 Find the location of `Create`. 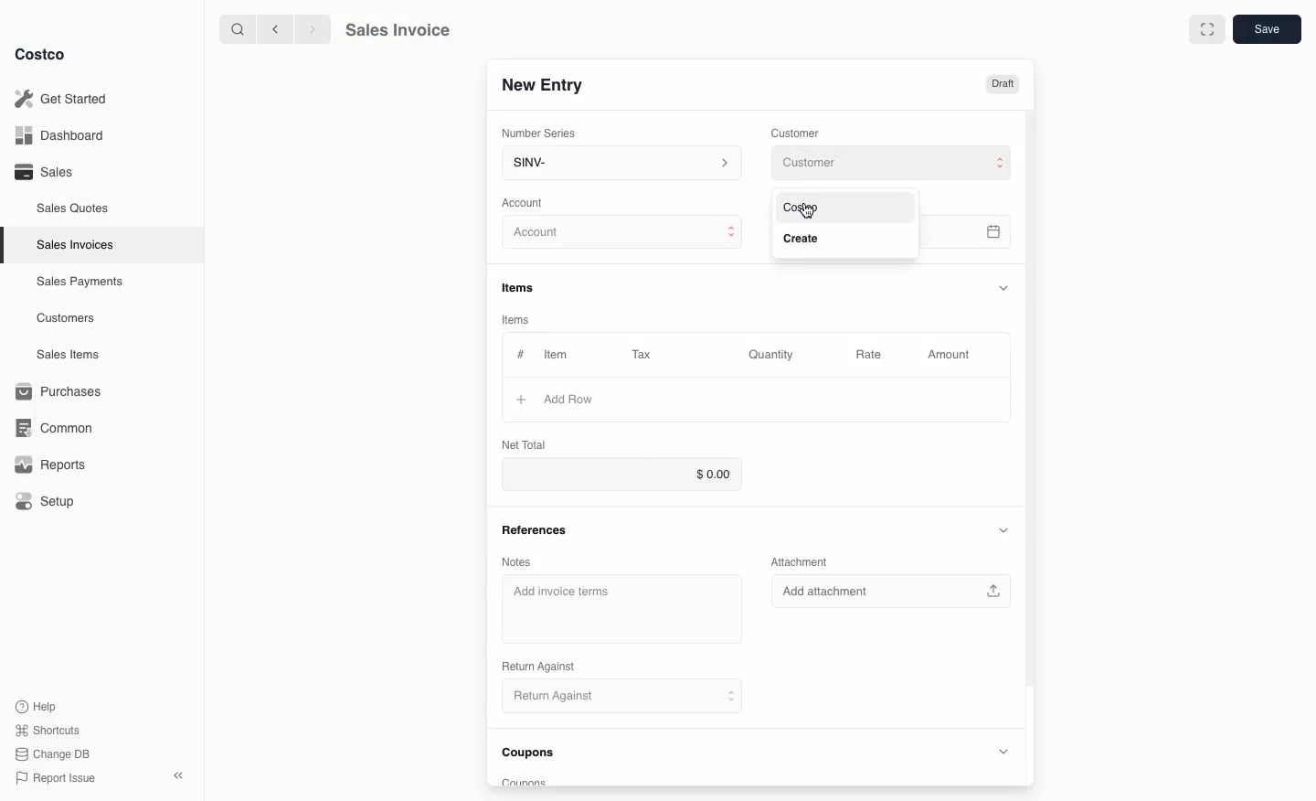

Create is located at coordinates (812, 236).